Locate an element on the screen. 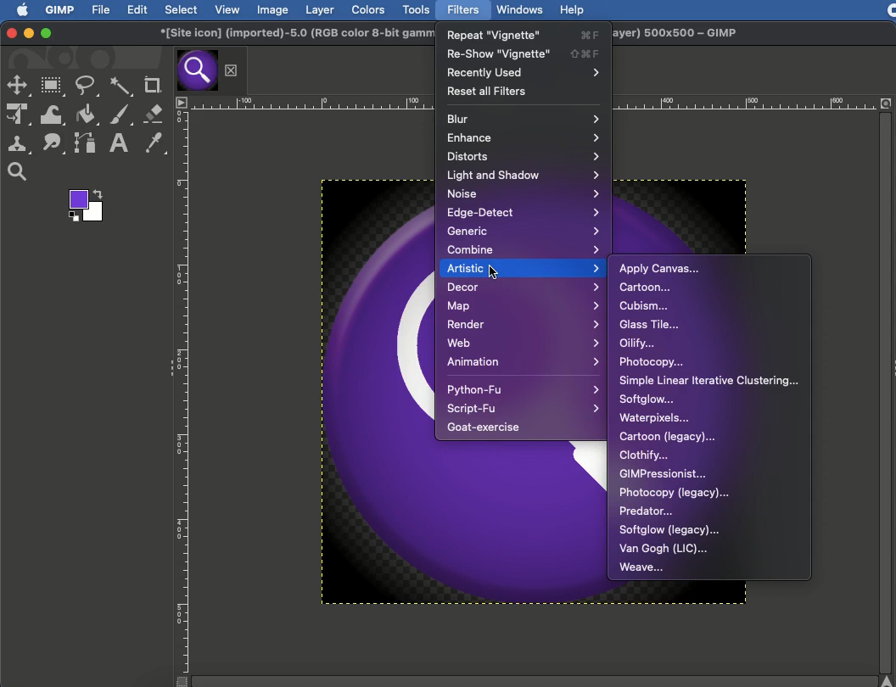 The image size is (896, 687). Magnify is located at coordinates (16, 173).